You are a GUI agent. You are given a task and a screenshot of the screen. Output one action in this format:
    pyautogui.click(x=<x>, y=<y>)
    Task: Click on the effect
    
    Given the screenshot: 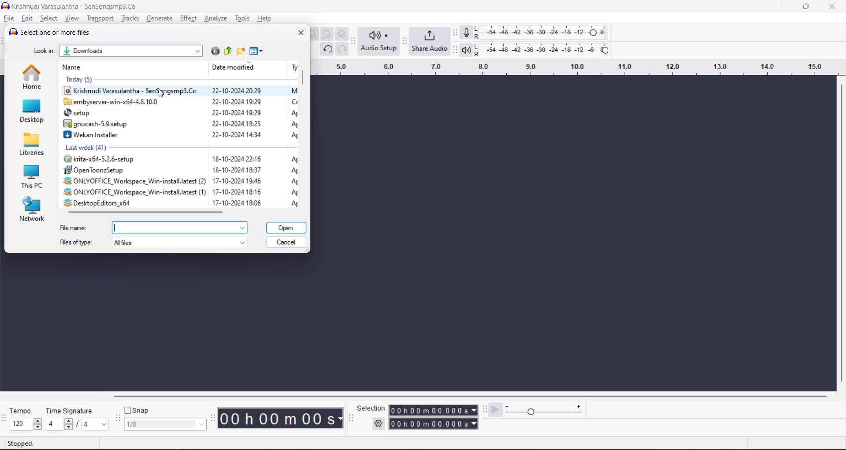 What is the action you would take?
    pyautogui.click(x=188, y=18)
    